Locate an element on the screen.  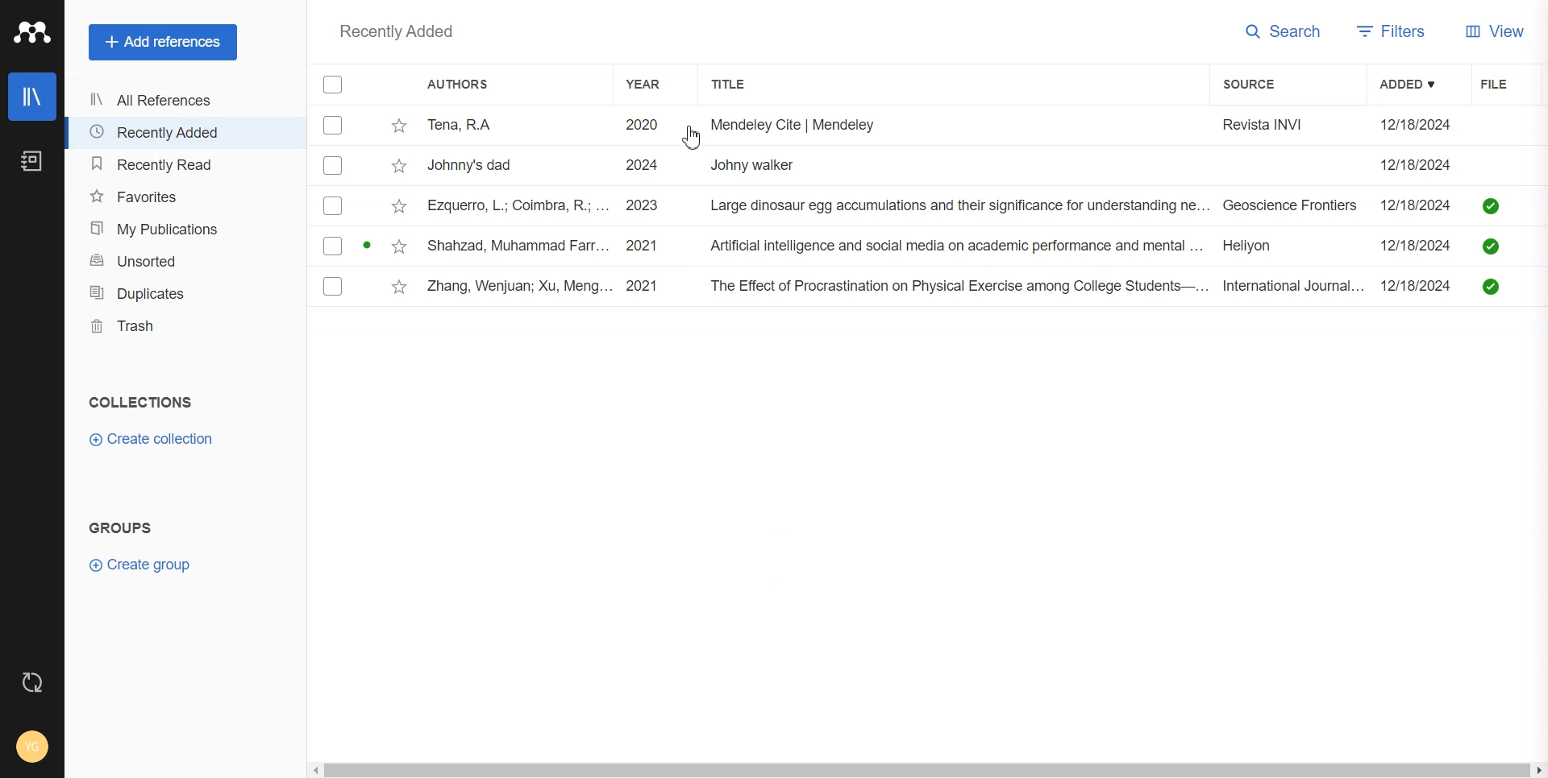
Checkbox is located at coordinates (335, 165).